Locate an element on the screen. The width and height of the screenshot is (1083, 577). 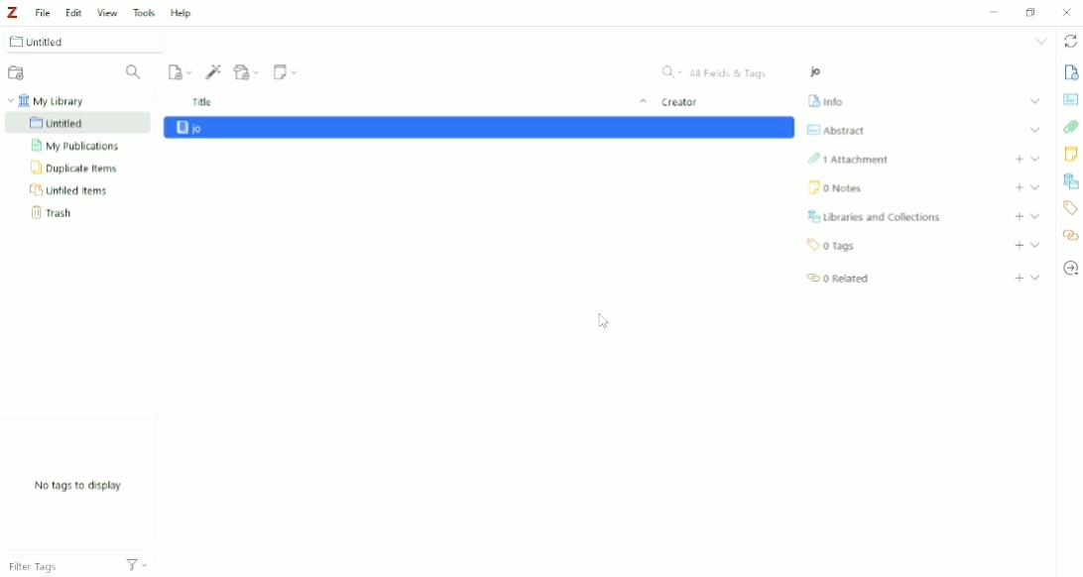
Title is located at coordinates (418, 103).